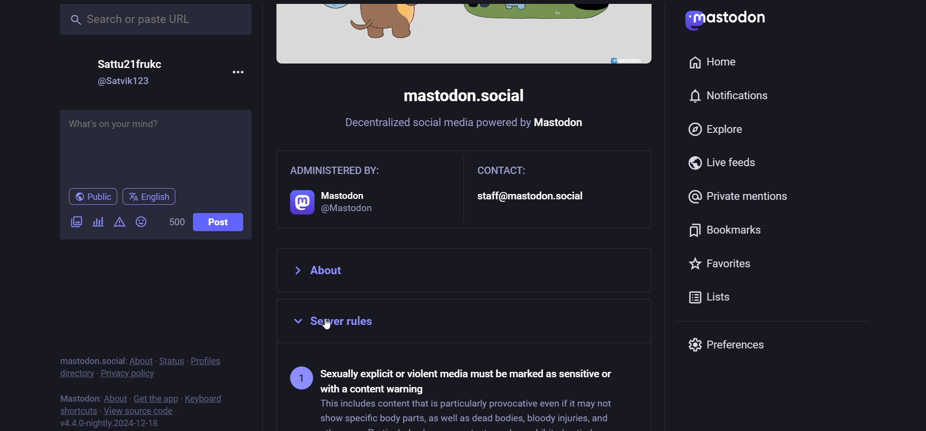 The height and width of the screenshot is (431, 926). I want to click on public, so click(87, 197).